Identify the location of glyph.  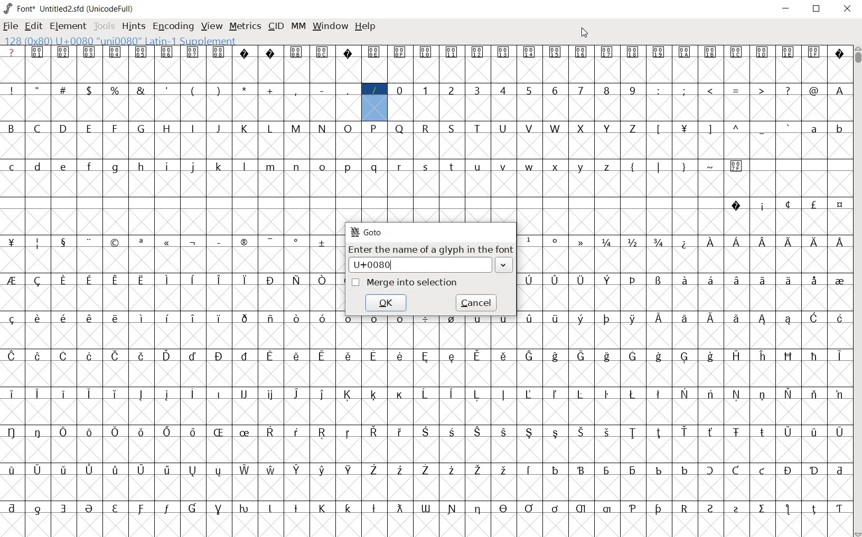
(633, 90).